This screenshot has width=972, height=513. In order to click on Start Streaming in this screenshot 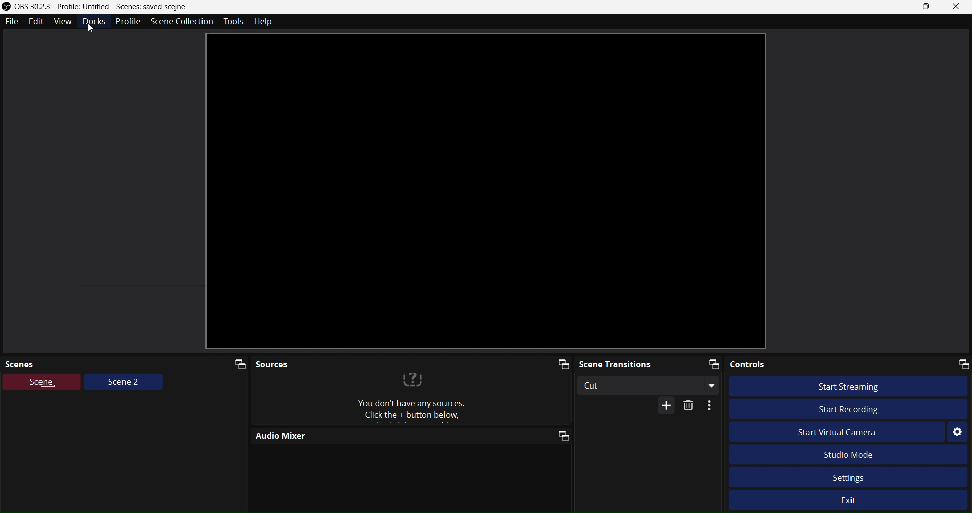, I will do `click(855, 386)`.